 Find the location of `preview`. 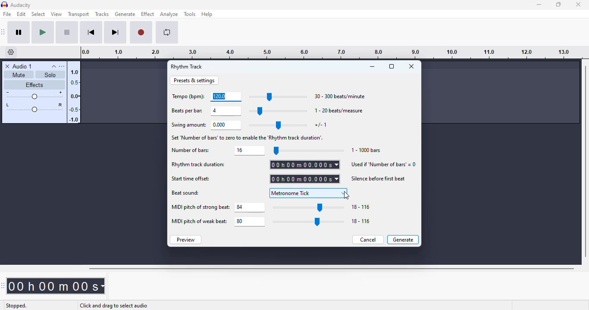

preview is located at coordinates (186, 239).